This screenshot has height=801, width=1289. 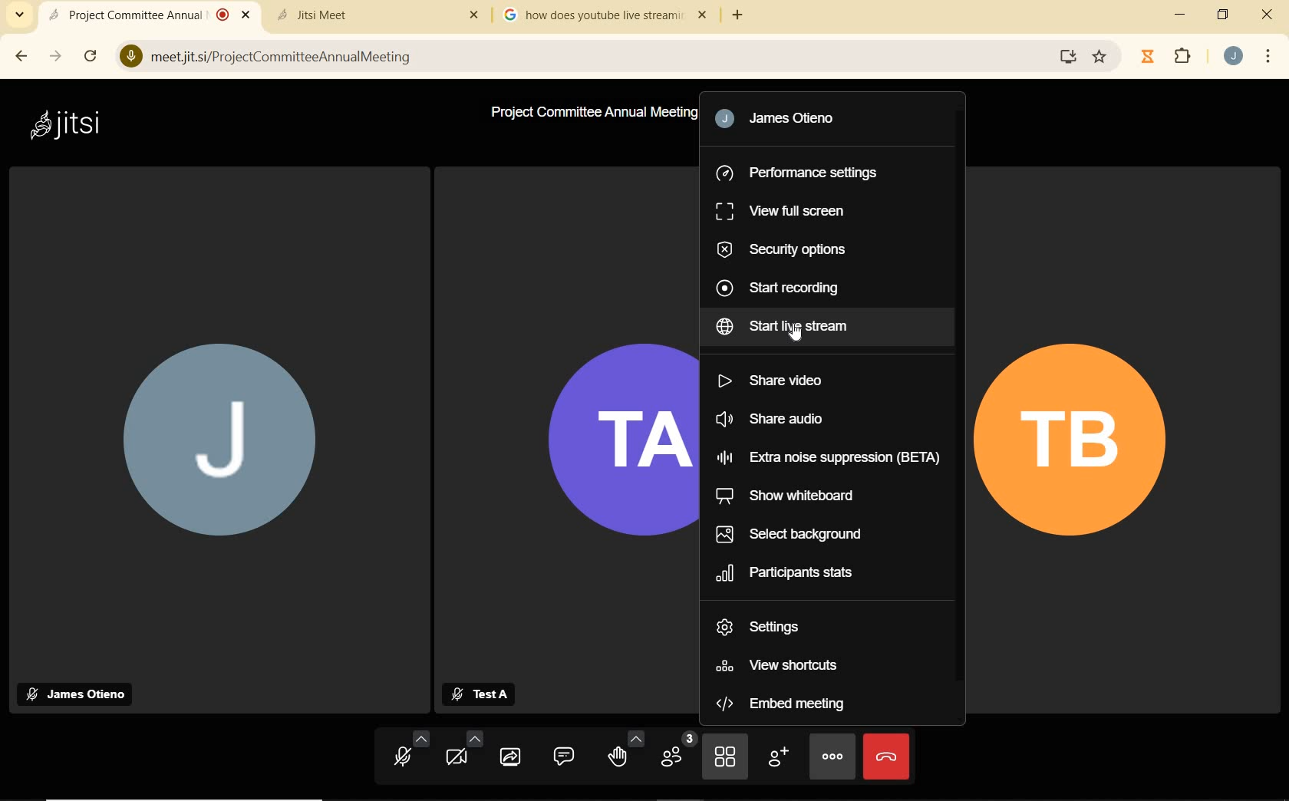 I want to click on Install Google Meet, so click(x=1069, y=58).